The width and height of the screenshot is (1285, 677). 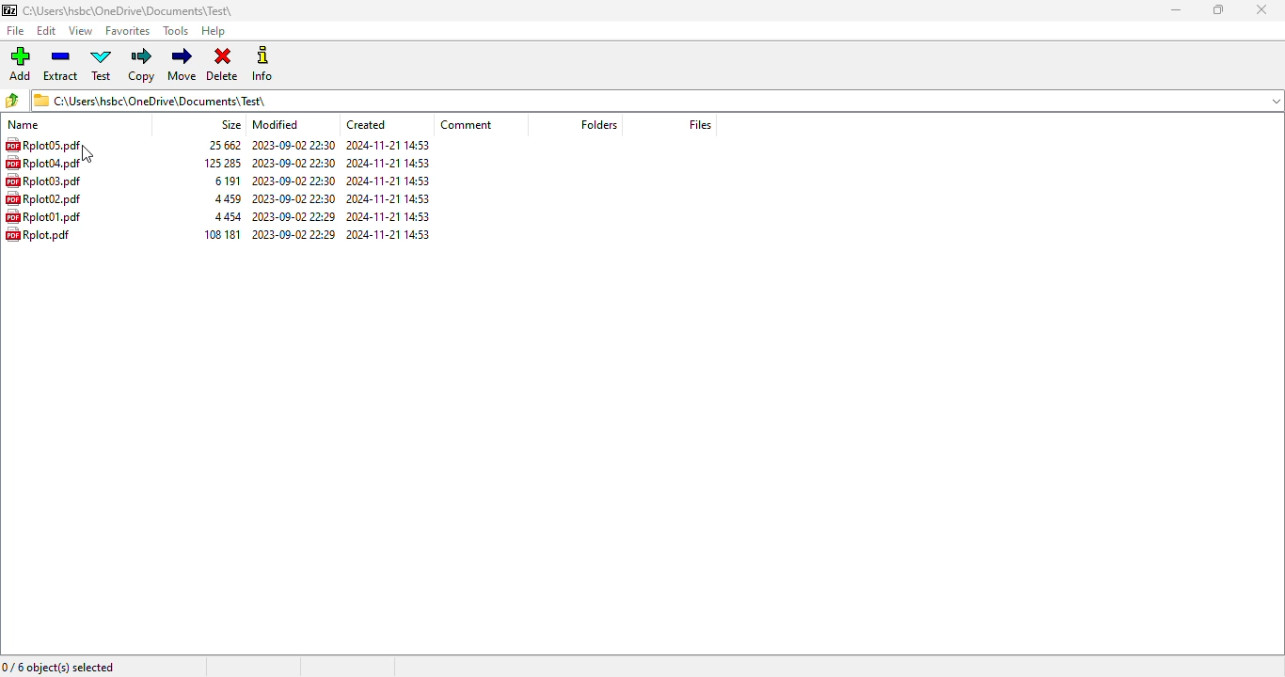 What do you see at coordinates (177, 31) in the screenshot?
I see `tools` at bounding box center [177, 31].